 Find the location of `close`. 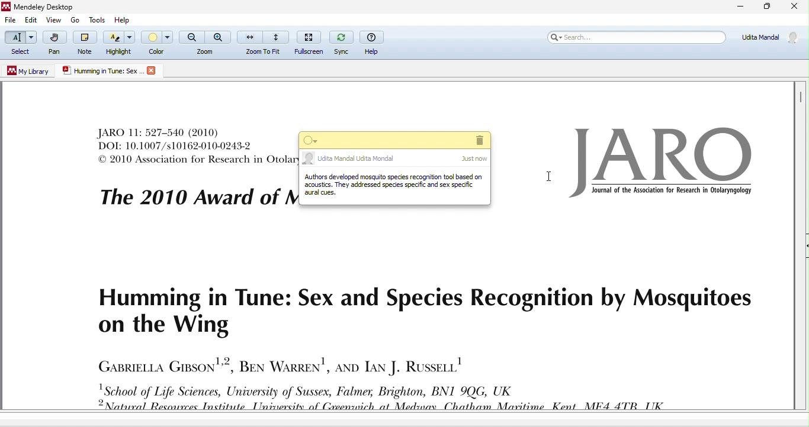

close is located at coordinates (794, 7).